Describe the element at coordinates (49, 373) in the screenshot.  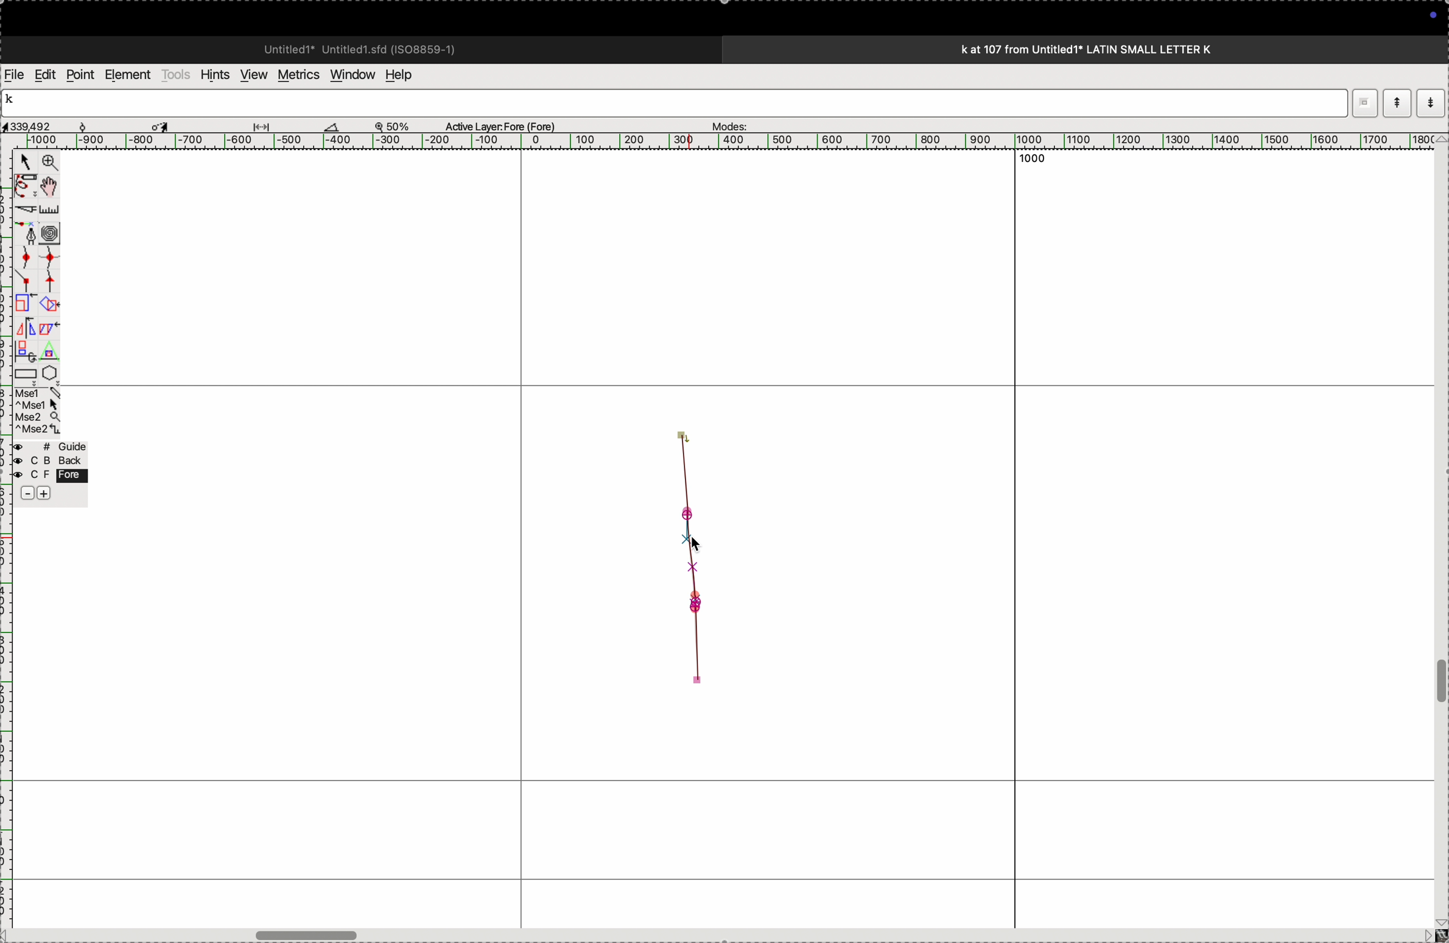
I see `polygon` at that location.